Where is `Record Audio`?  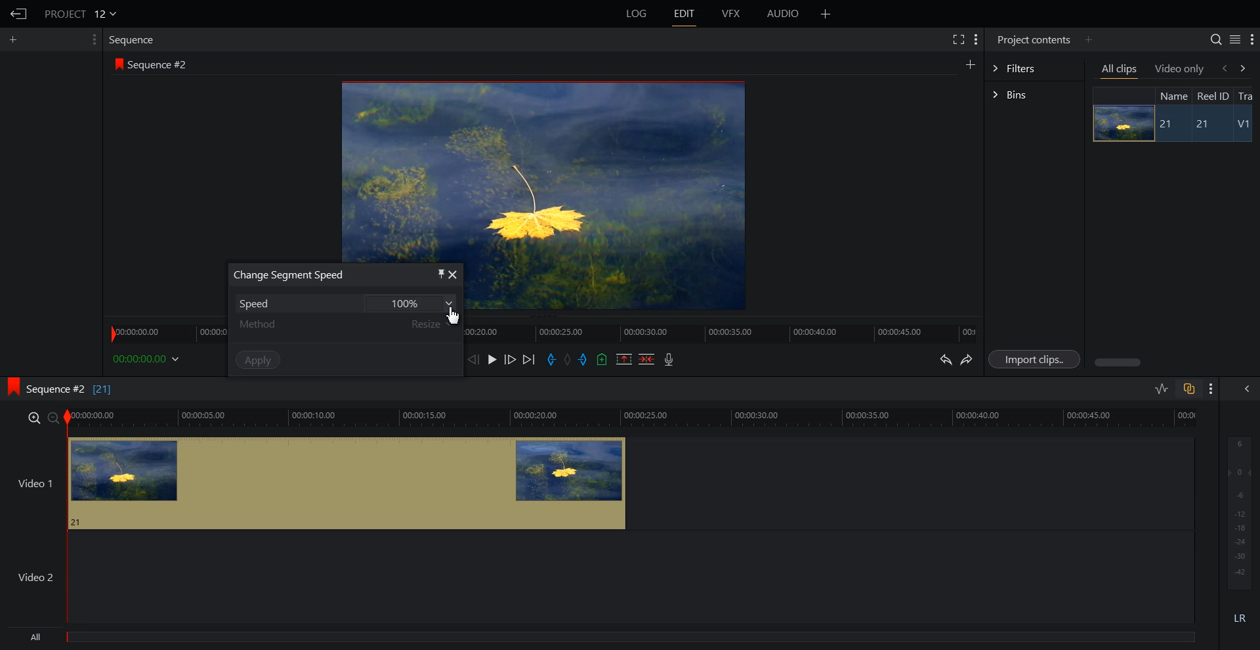 Record Audio is located at coordinates (667, 359).